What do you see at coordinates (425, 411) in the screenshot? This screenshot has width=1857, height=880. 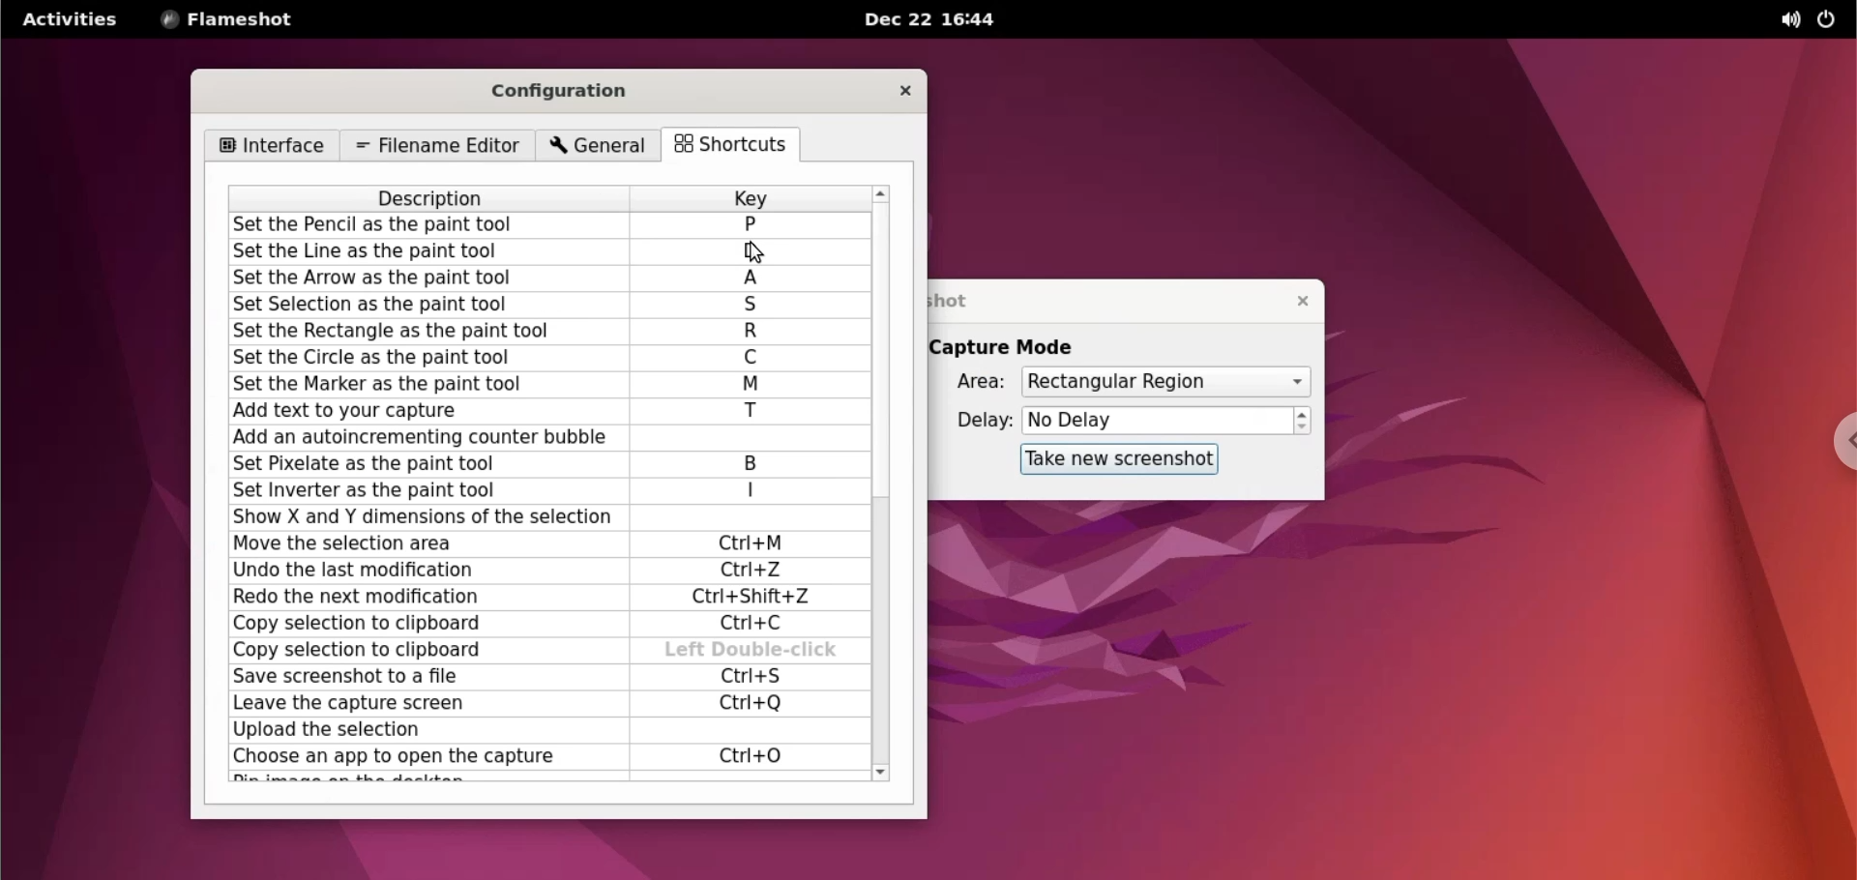 I see `add text to your capture` at bounding box center [425, 411].